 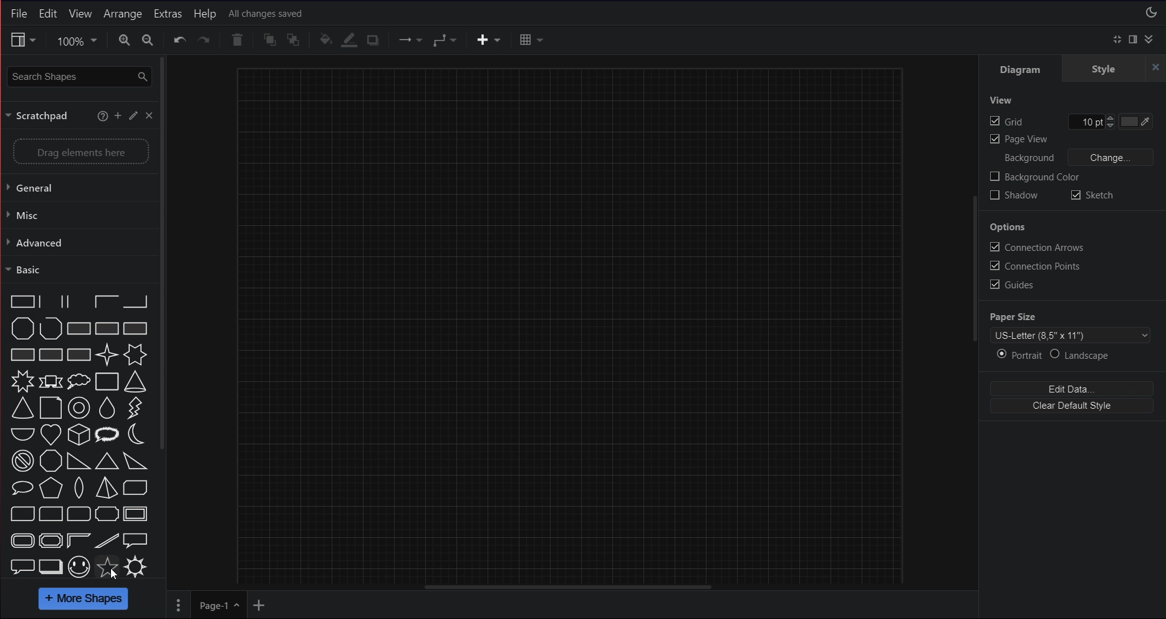 I want to click on Horizontal Scroll bar, so click(x=576, y=586).